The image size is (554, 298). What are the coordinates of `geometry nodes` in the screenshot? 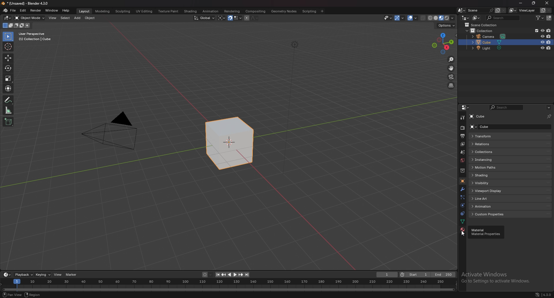 It's located at (284, 11).